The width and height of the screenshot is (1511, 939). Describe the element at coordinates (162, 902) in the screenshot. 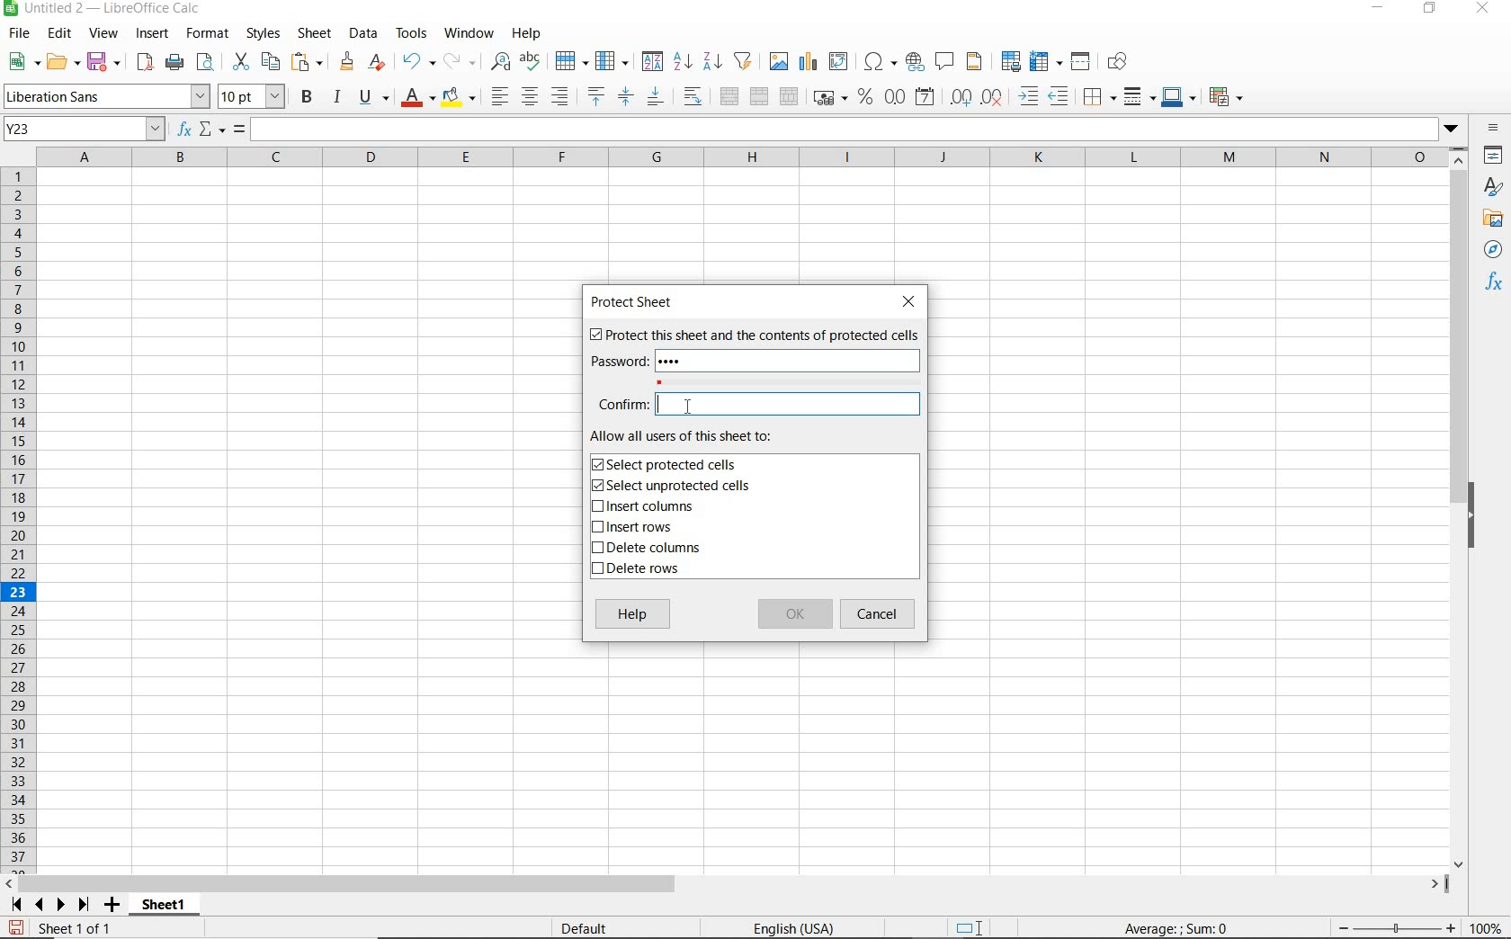

I see `sheet 1` at that location.